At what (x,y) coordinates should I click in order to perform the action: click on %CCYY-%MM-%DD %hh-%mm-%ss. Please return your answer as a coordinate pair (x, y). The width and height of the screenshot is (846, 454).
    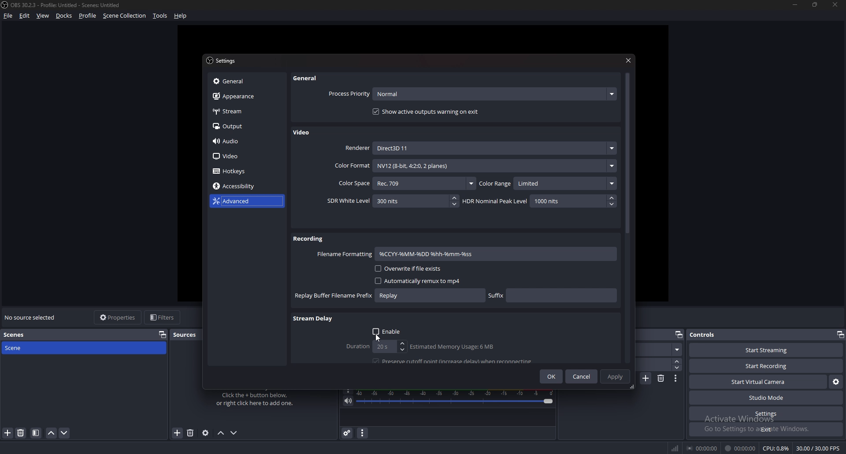
    Looking at the image, I should click on (447, 254).